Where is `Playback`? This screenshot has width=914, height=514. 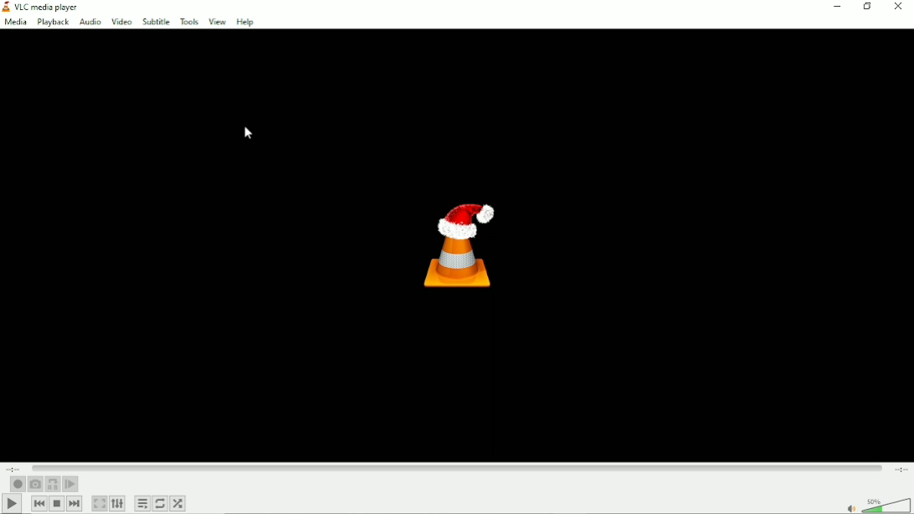
Playback is located at coordinates (53, 23).